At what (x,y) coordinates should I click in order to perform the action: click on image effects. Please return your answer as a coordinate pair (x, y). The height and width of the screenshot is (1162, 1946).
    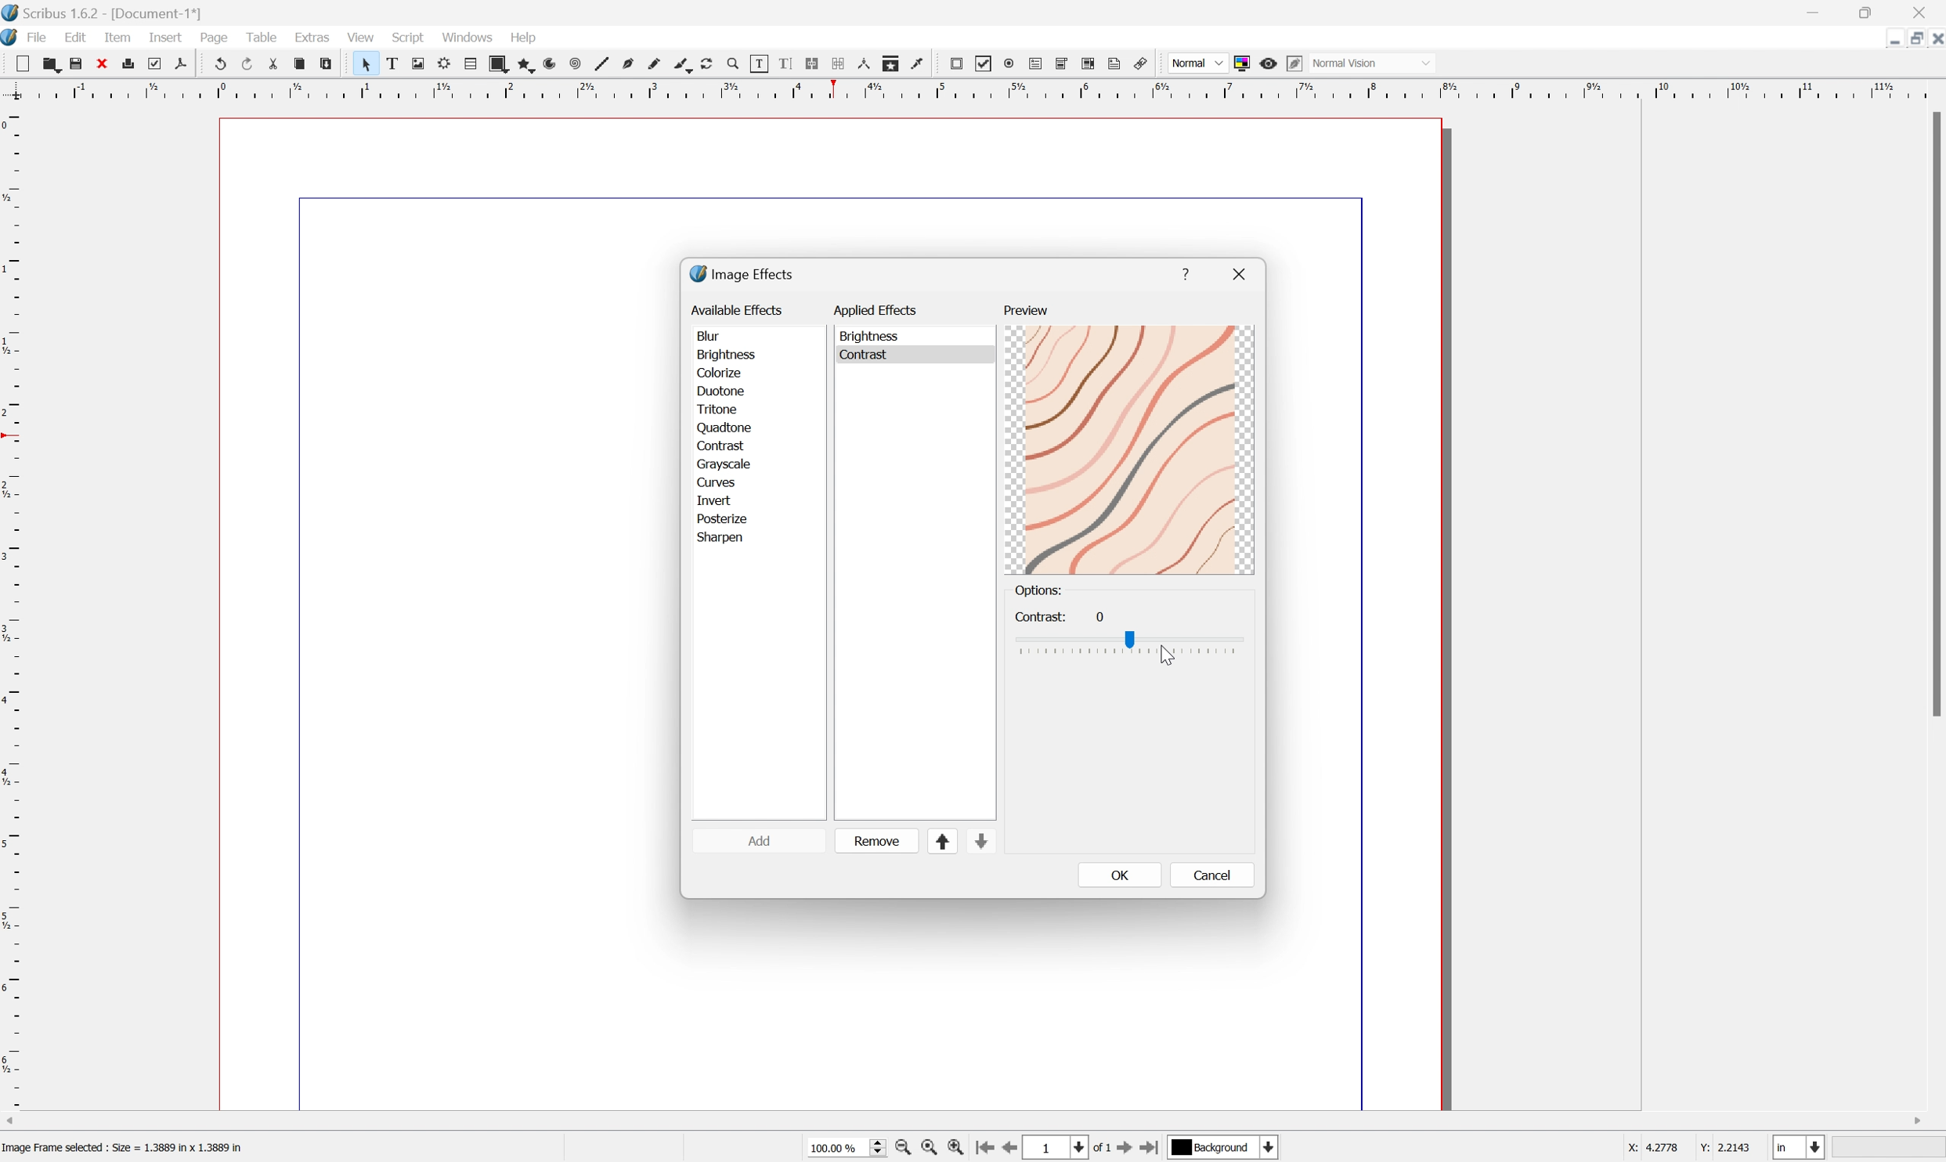
    Looking at the image, I should click on (743, 273).